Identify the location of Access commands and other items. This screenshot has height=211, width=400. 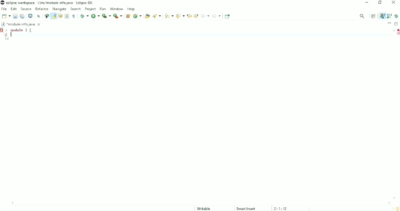
(362, 16).